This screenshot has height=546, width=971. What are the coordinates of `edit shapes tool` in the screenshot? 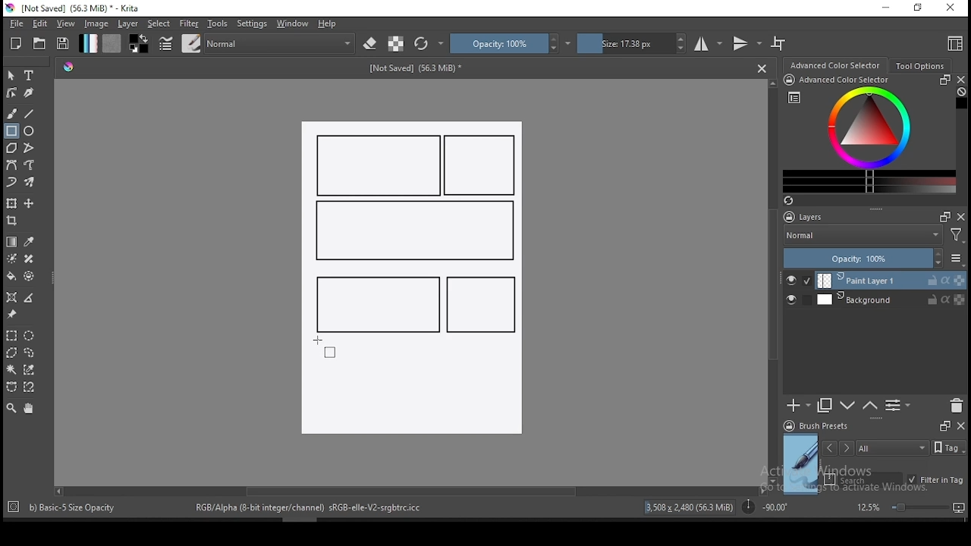 It's located at (11, 92).